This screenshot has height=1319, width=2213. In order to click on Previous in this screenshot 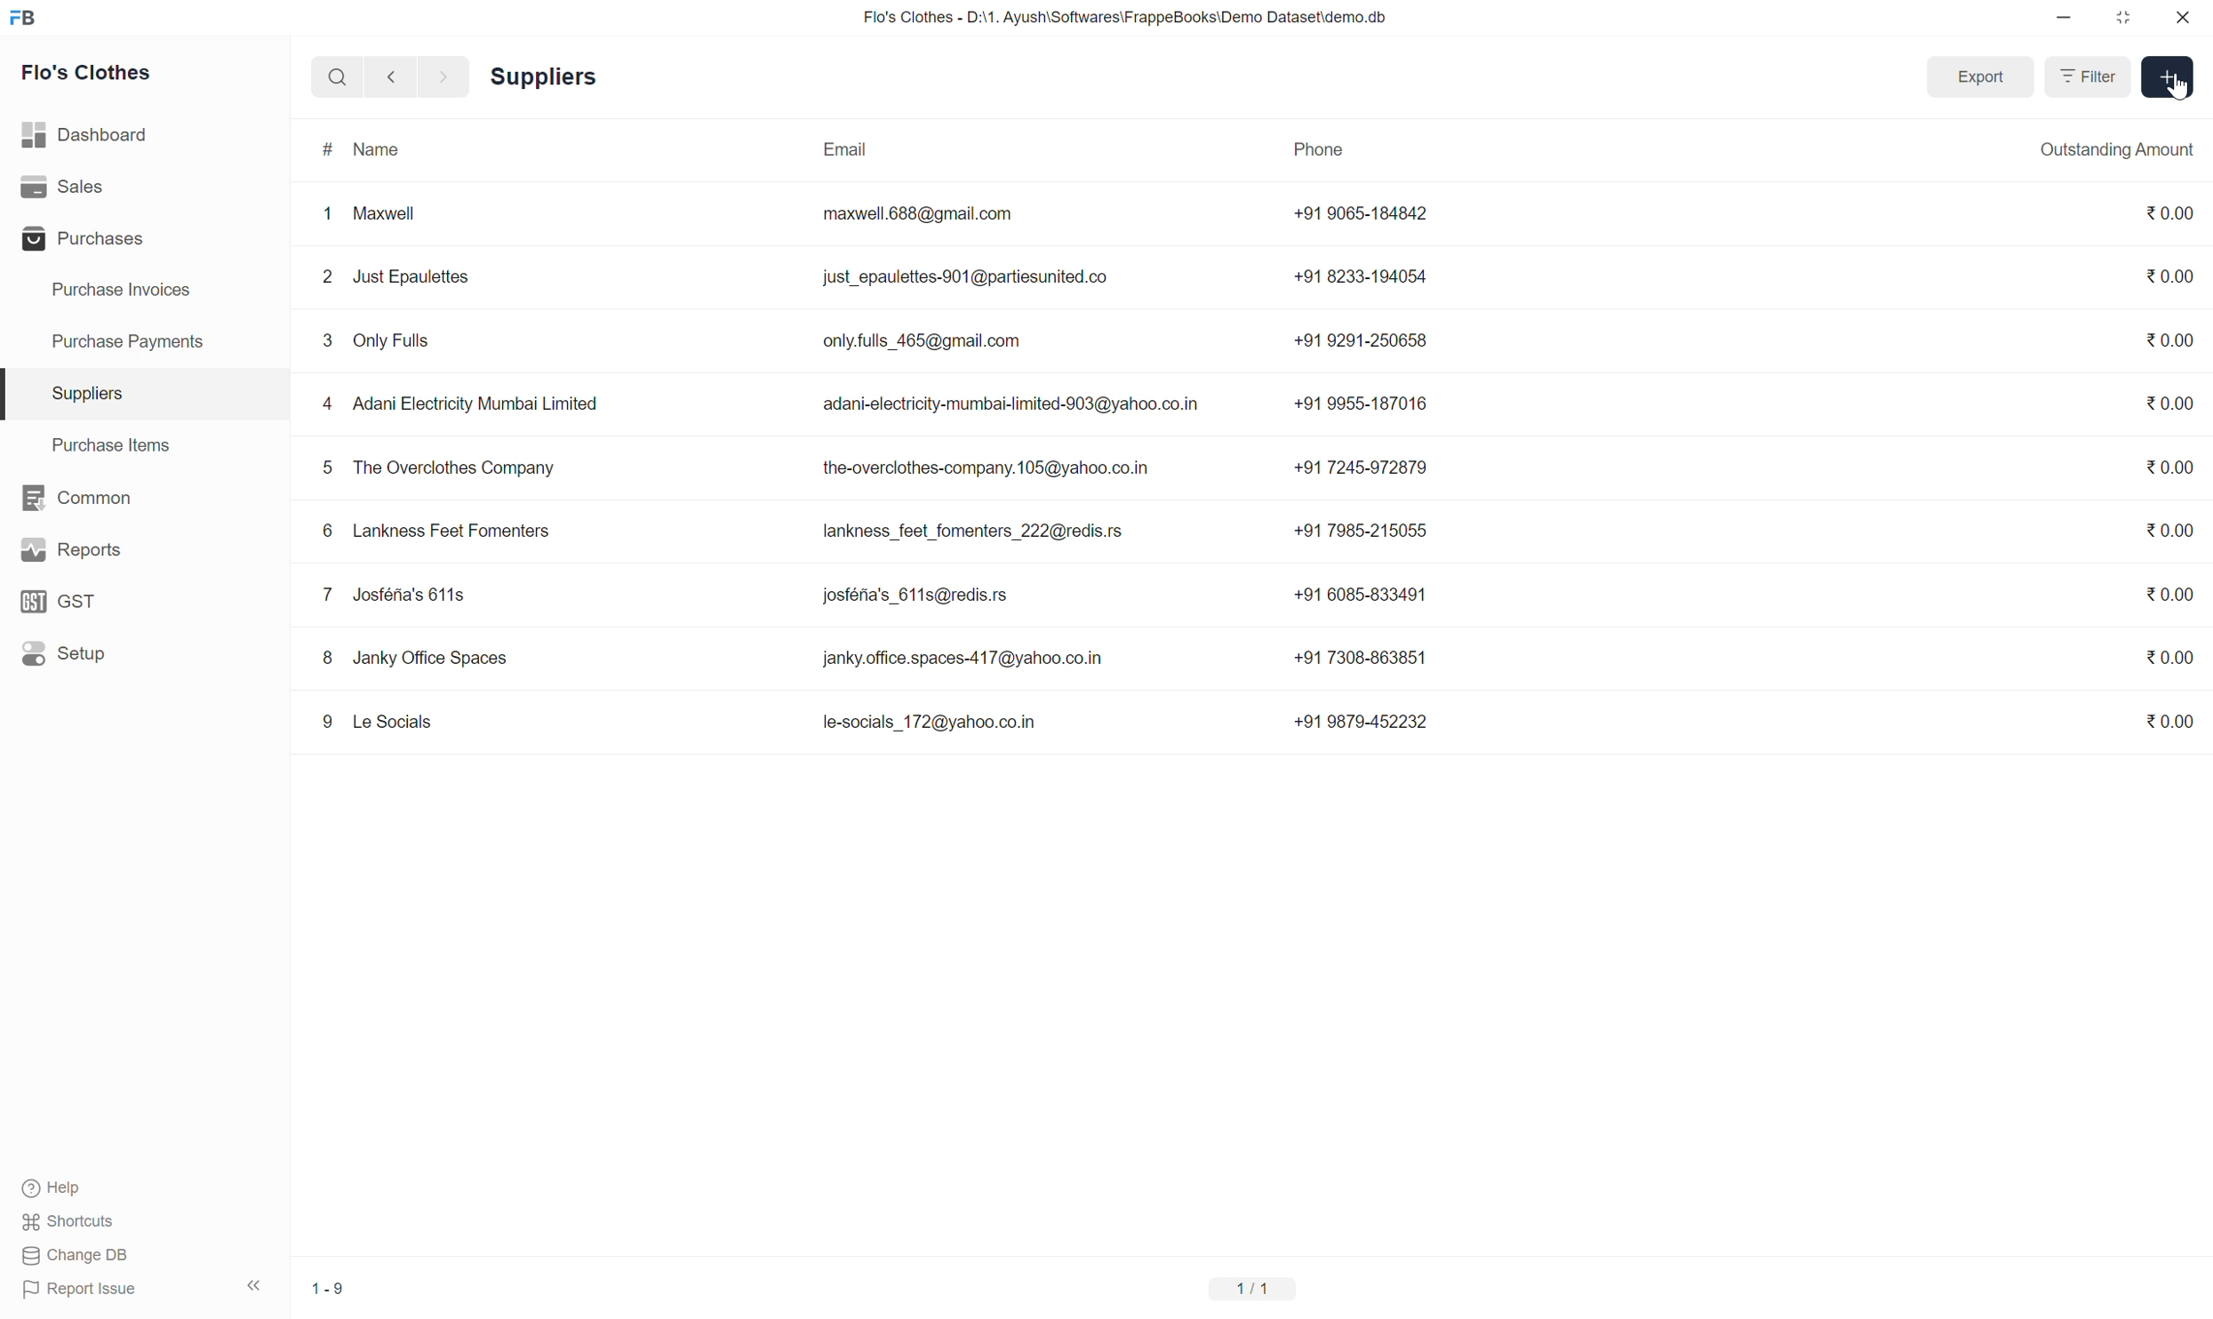, I will do `click(391, 76)`.